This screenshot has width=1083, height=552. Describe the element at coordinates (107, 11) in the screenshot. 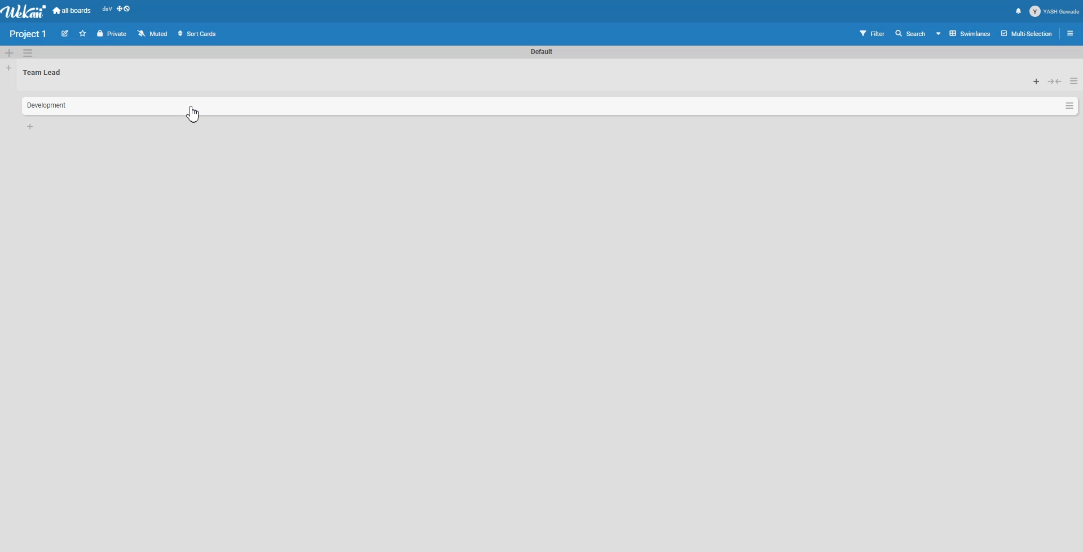

I see `Recent open file` at that location.